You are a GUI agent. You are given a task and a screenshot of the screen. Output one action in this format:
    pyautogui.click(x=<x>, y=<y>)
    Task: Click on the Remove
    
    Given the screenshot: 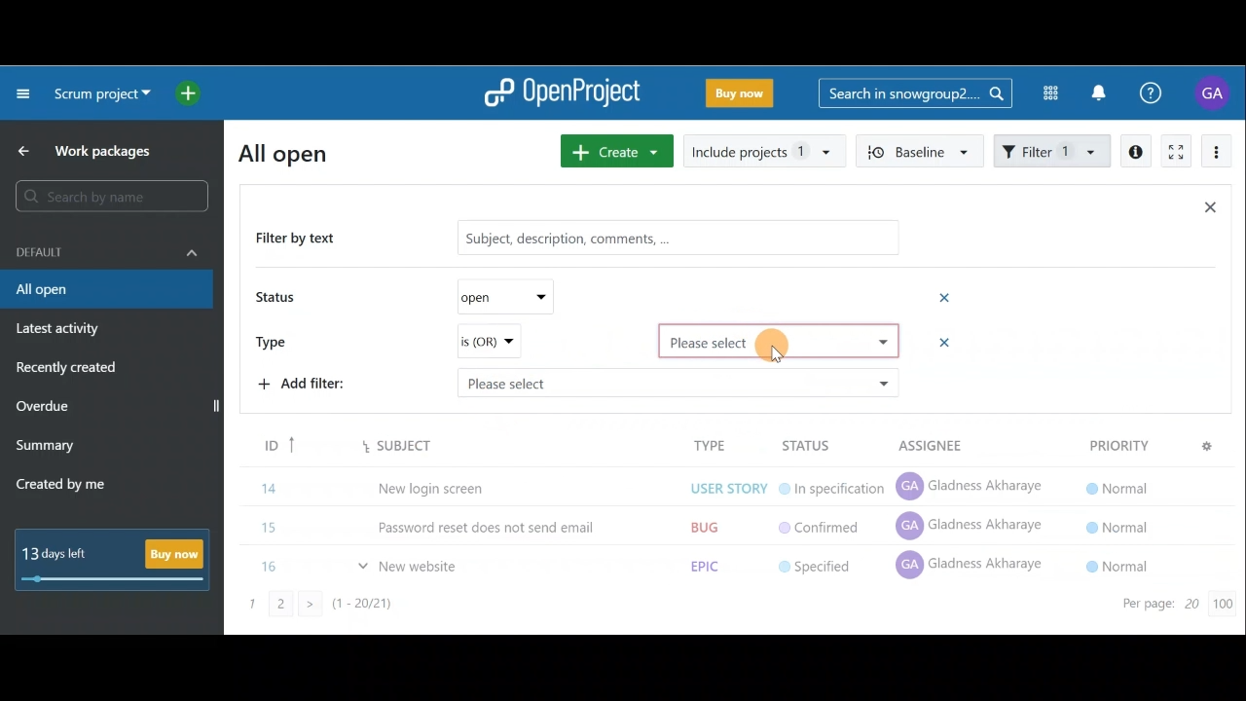 What is the action you would take?
    pyautogui.click(x=937, y=344)
    